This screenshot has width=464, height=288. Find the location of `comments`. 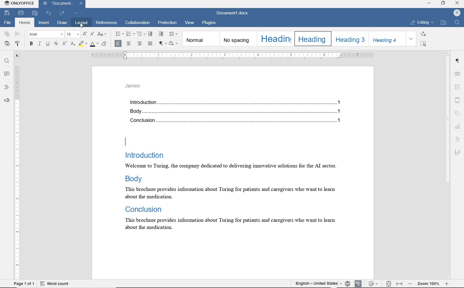

comments is located at coordinates (7, 74).